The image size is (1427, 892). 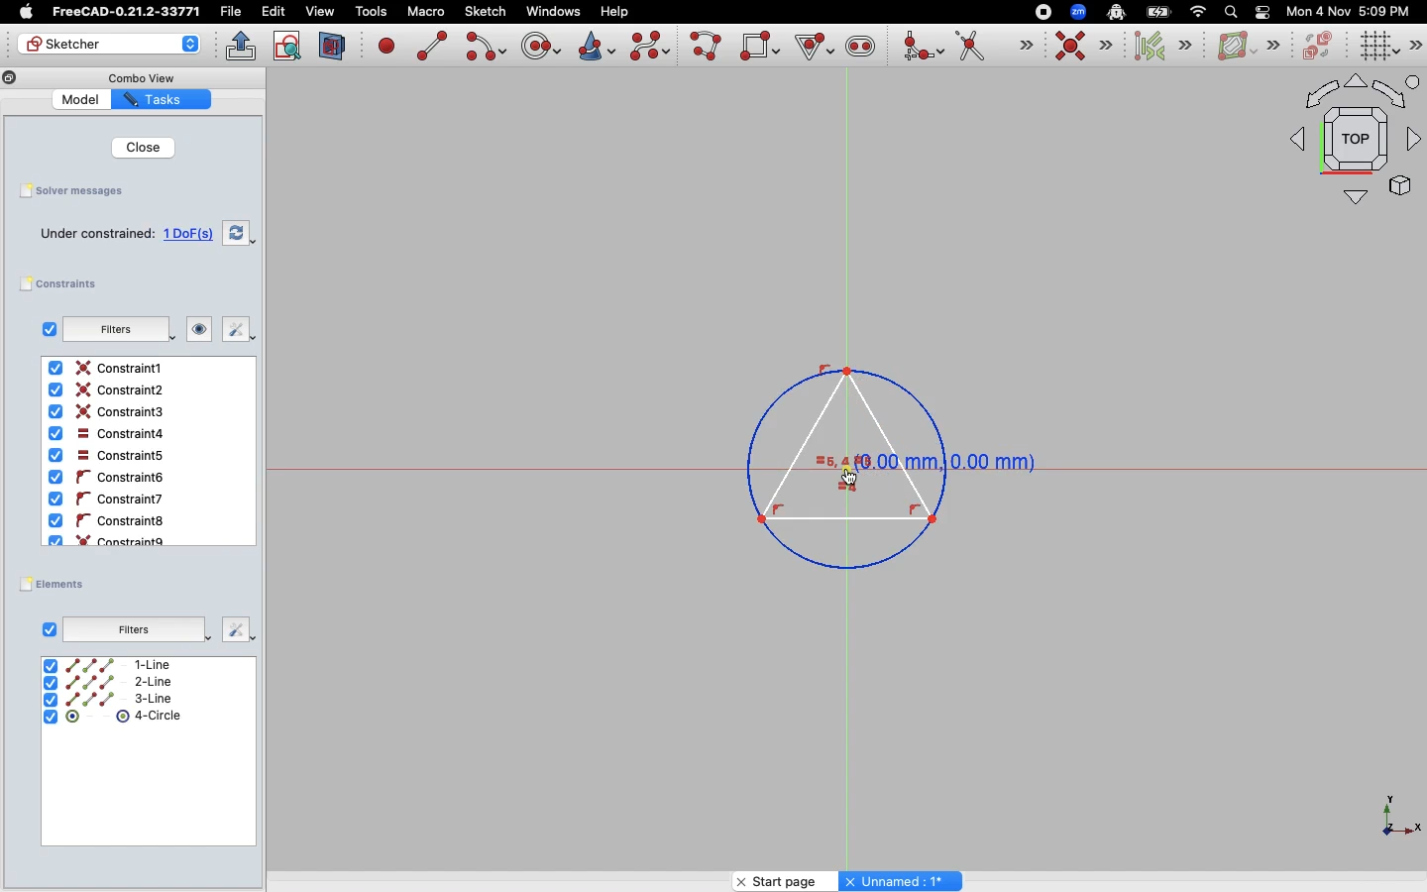 I want to click on Create fillet, so click(x=922, y=48).